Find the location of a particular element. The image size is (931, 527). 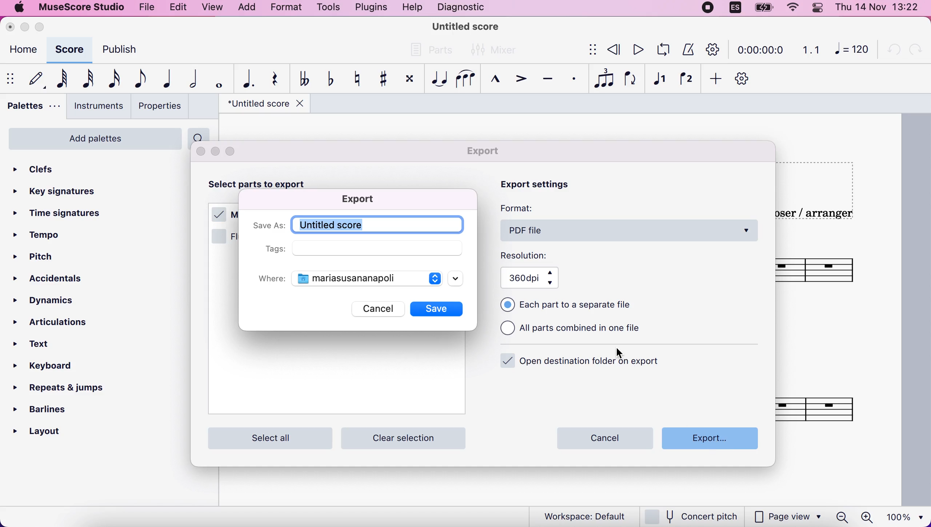

accidentals is located at coordinates (53, 282).